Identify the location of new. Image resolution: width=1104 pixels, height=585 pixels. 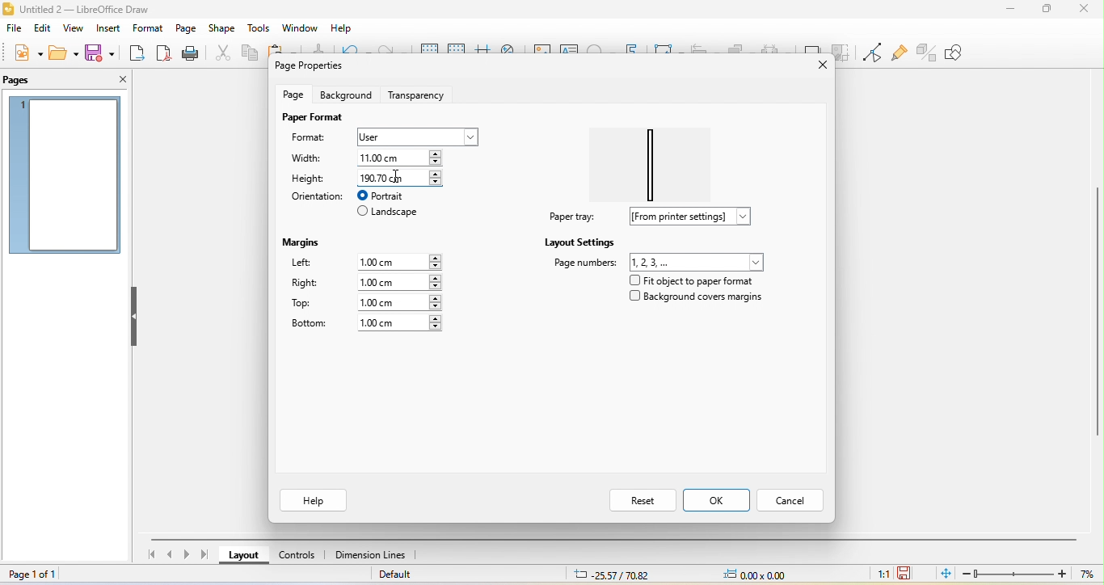
(26, 53).